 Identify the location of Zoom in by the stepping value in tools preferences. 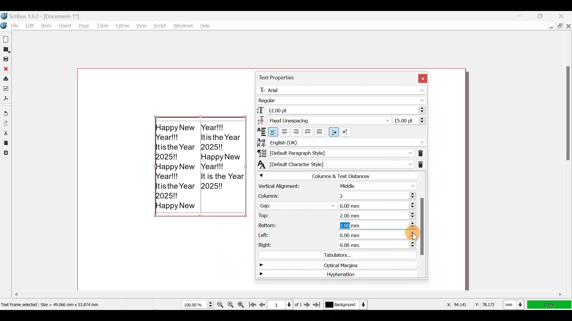
(242, 304).